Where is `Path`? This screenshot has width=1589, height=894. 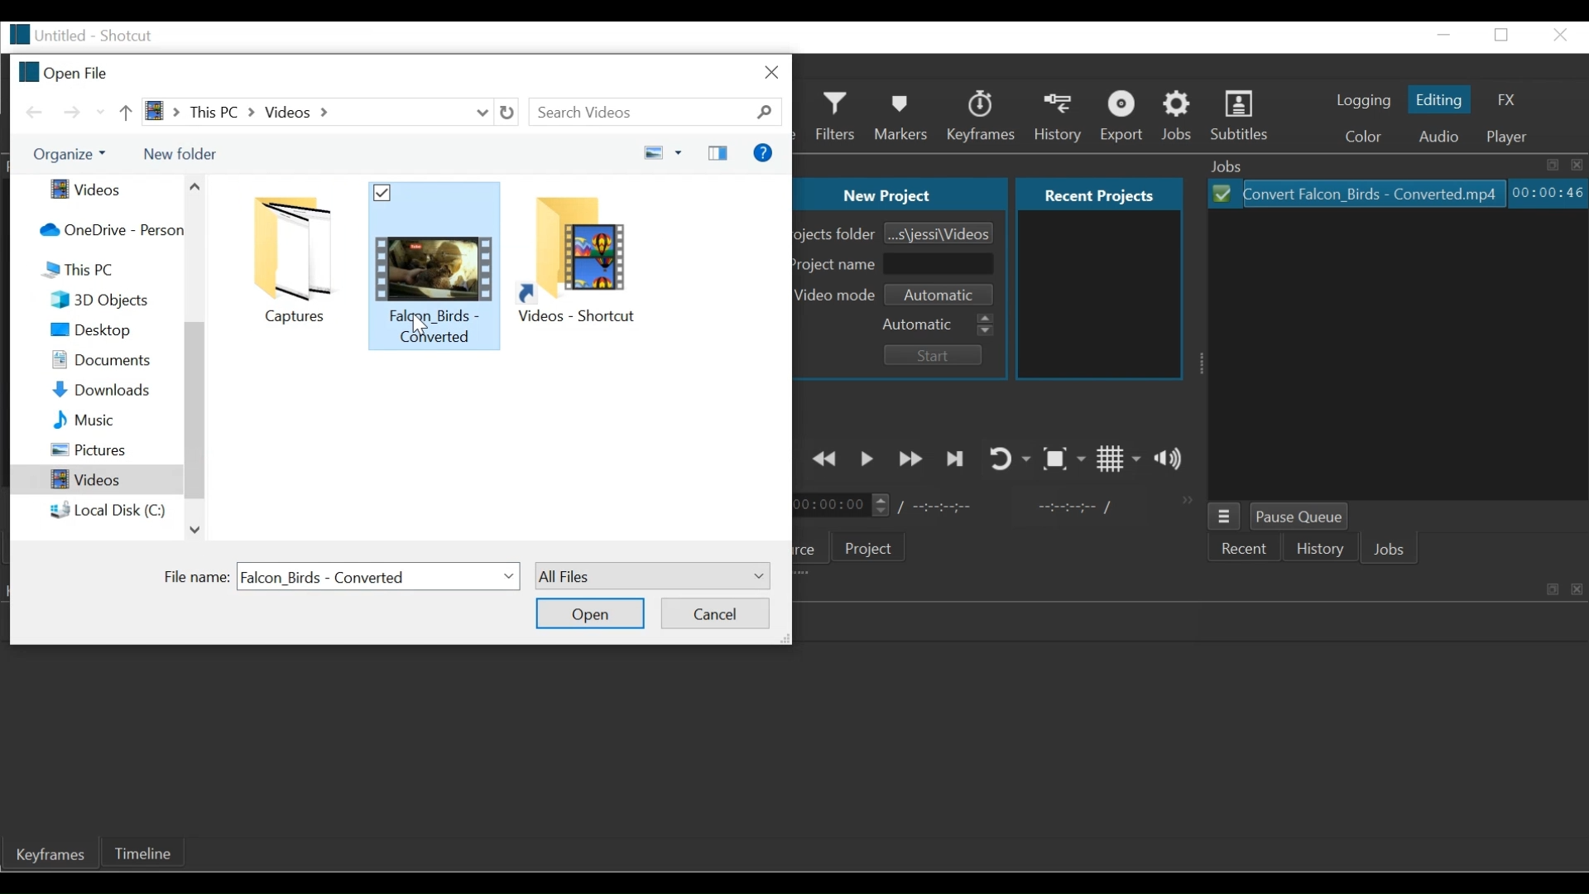 Path is located at coordinates (316, 111).